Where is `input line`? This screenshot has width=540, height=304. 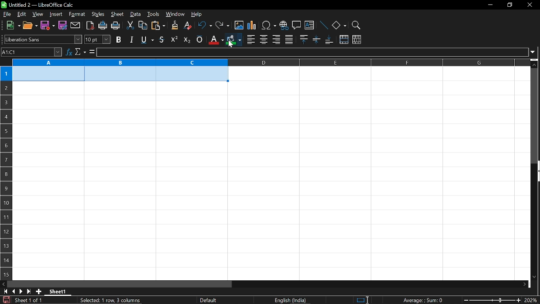 input line is located at coordinates (312, 52).